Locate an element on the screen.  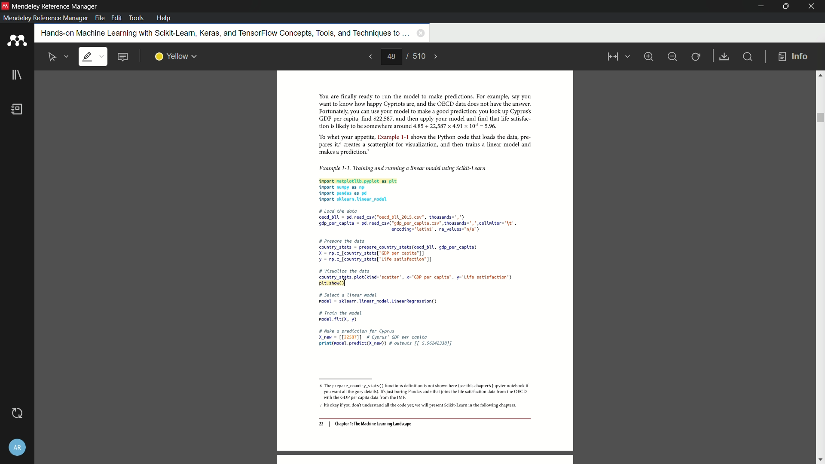
close is located at coordinates (812, 6).